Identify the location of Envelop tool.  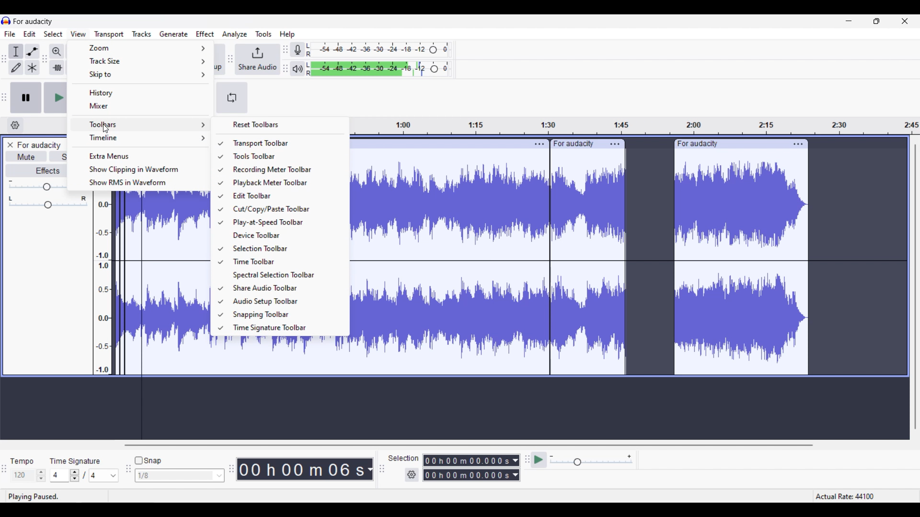
(32, 51).